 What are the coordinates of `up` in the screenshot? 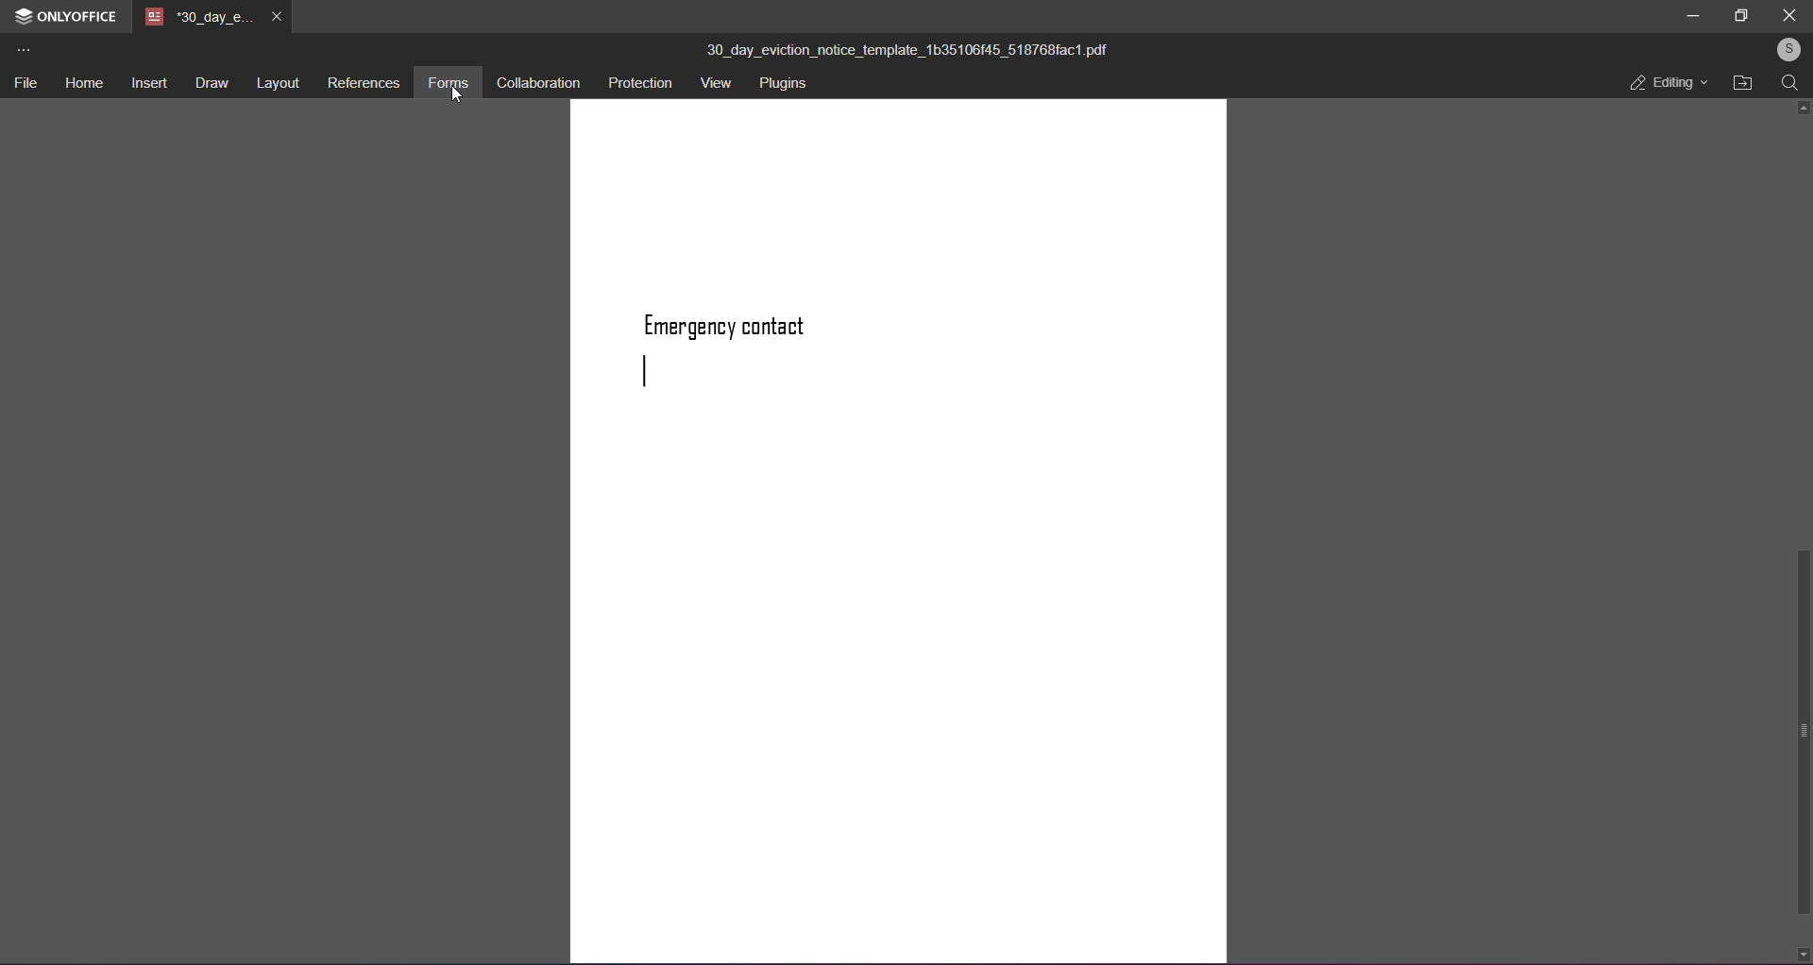 It's located at (1800, 108).